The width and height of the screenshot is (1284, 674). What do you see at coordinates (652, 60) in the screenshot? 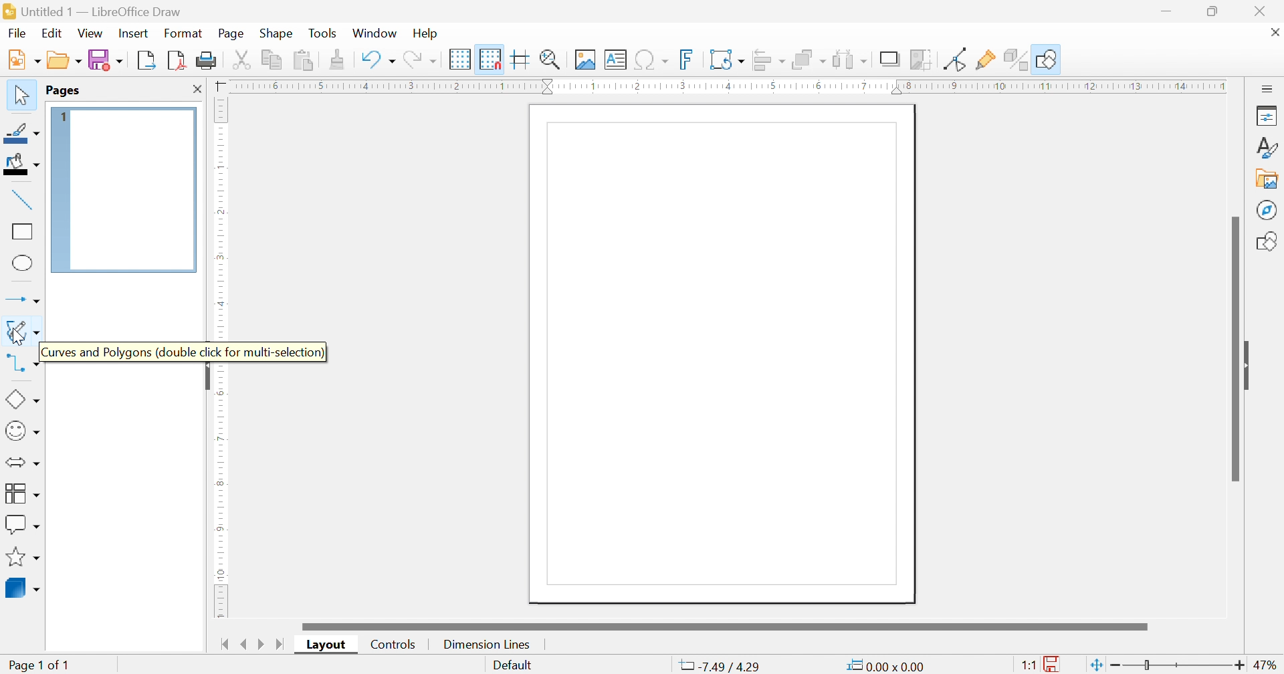
I see `insert special characters` at bounding box center [652, 60].